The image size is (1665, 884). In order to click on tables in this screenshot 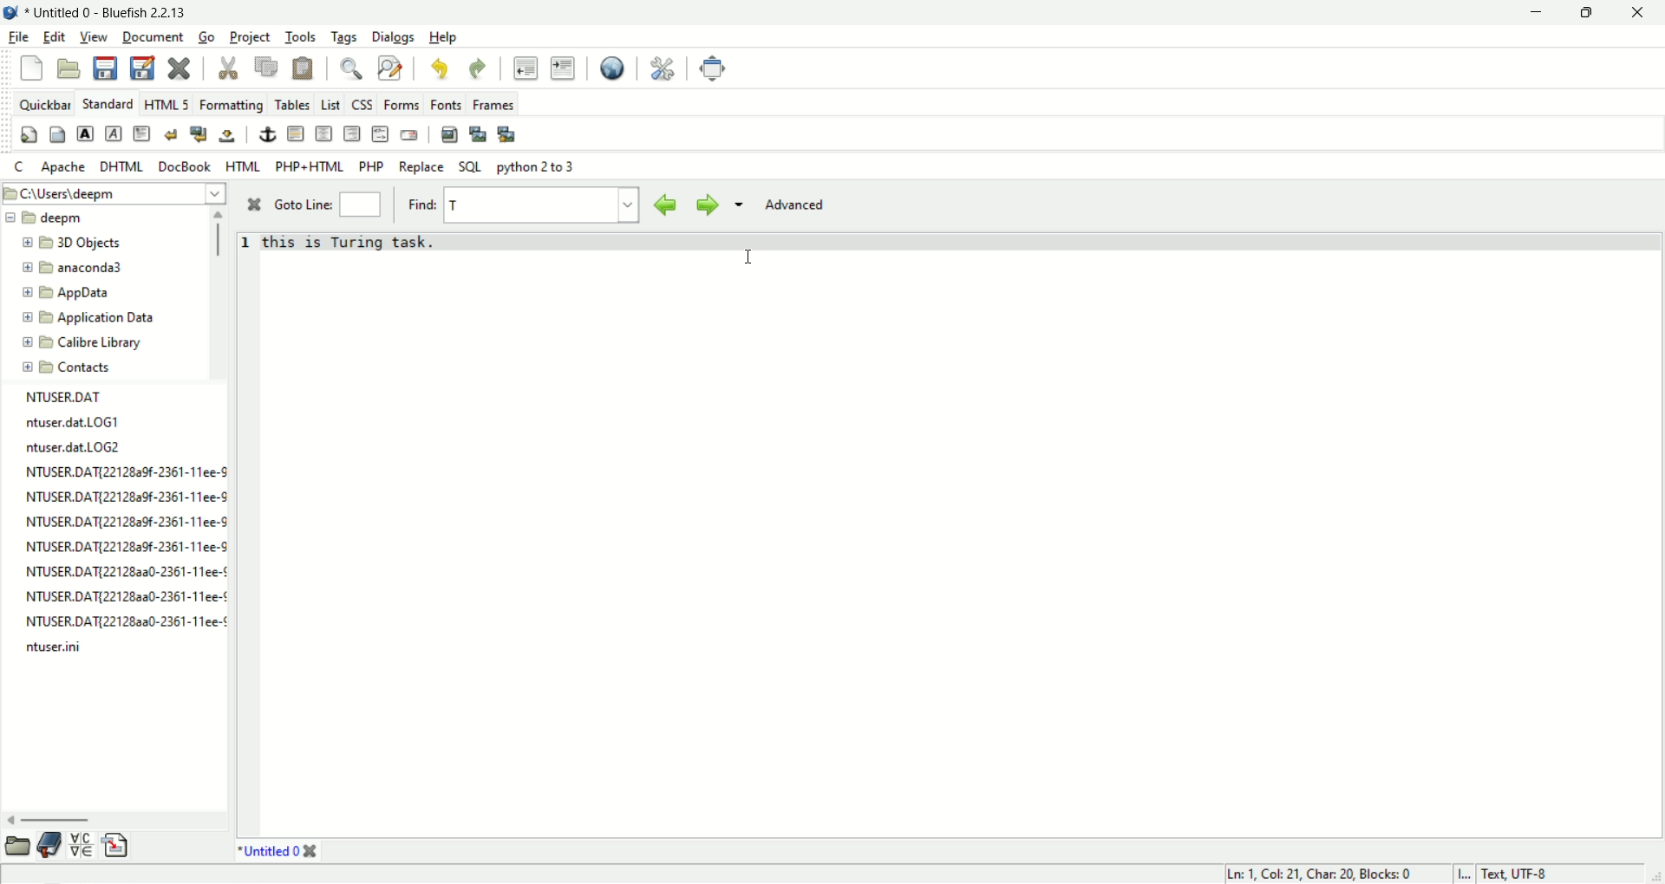, I will do `click(293, 105)`.